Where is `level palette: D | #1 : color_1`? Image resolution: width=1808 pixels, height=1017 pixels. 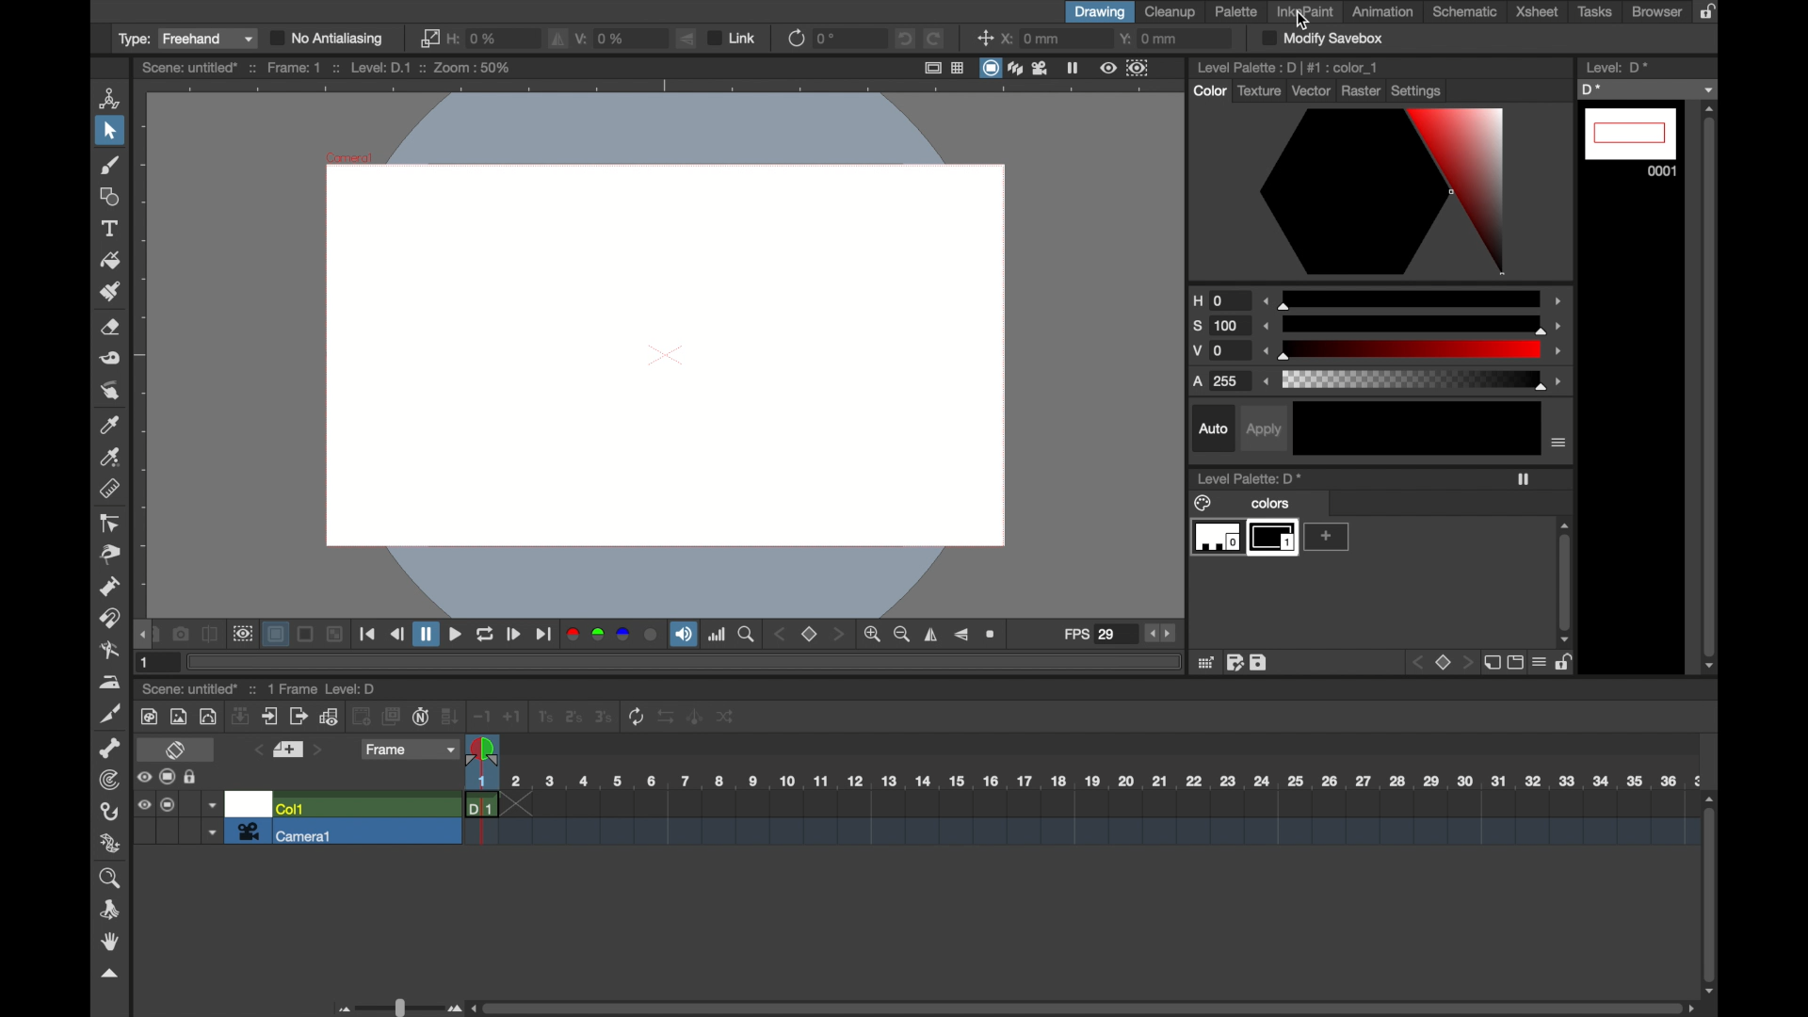
level palette: D | #1 : color_1 is located at coordinates (1287, 67).